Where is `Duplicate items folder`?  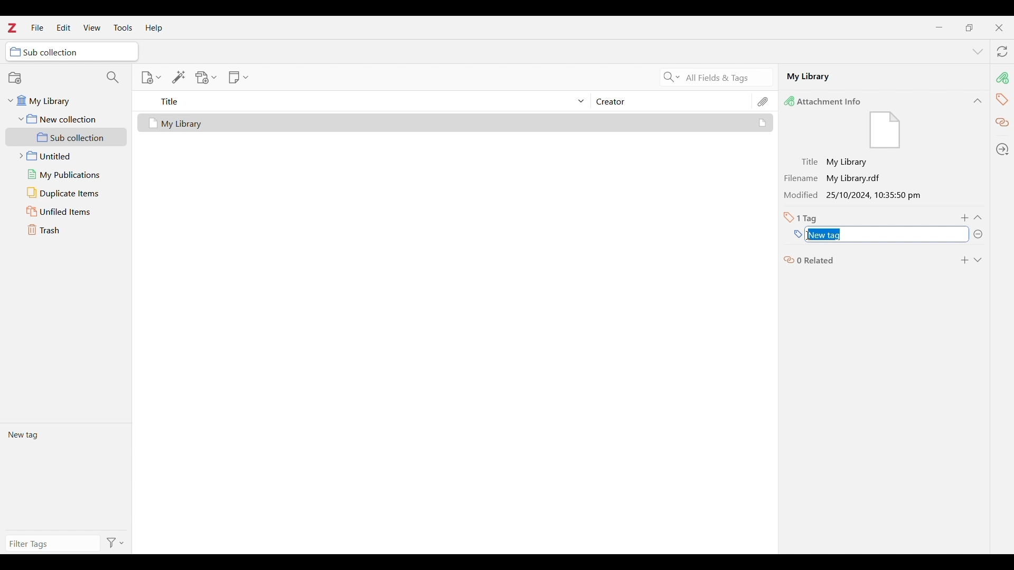
Duplicate items folder is located at coordinates (67, 193).